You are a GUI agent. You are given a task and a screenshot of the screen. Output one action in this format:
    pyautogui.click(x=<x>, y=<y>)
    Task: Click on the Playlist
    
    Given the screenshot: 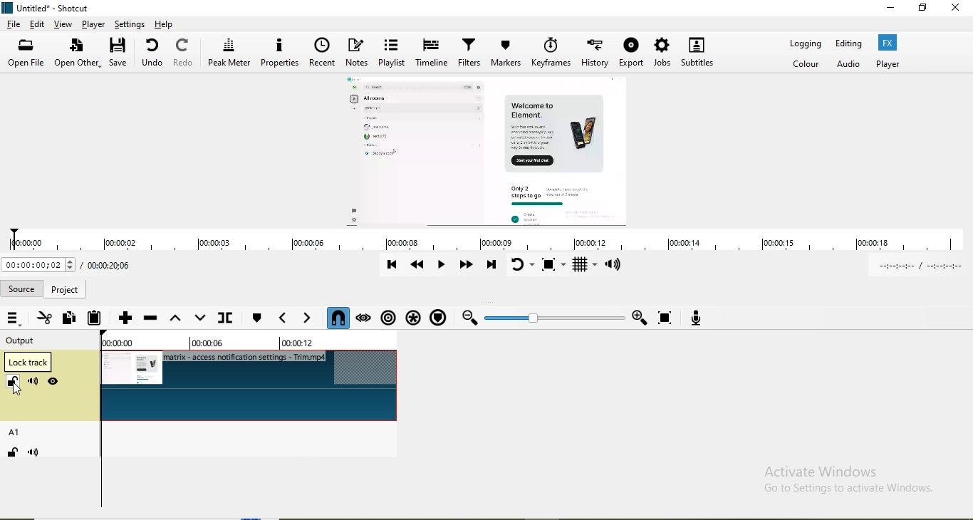 What is the action you would take?
    pyautogui.click(x=392, y=55)
    